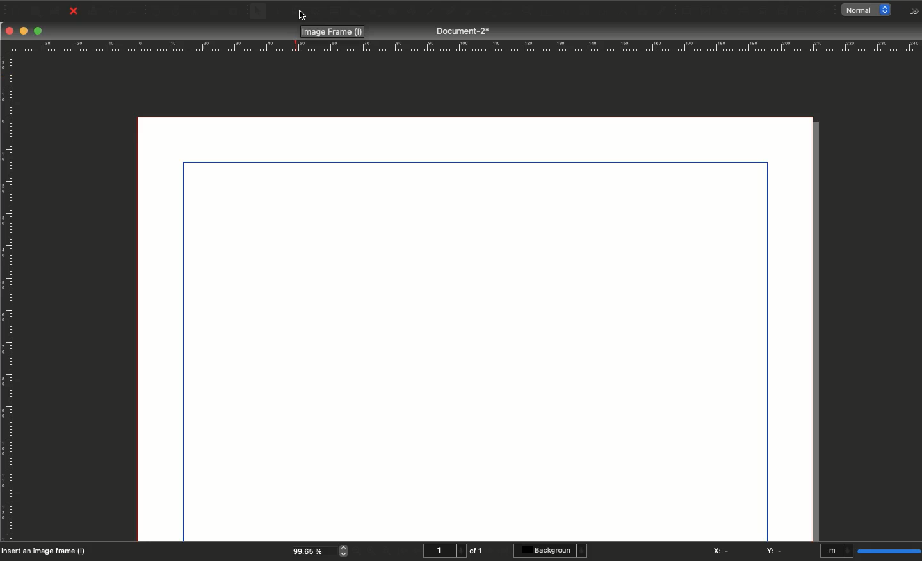 The image size is (922, 561). I want to click on Link annotation, so click(823, 12).